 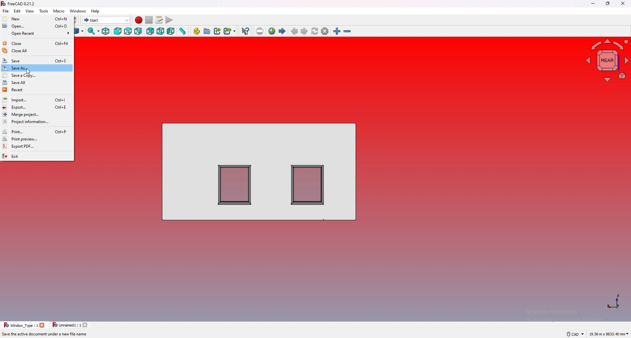 What do you see at coordinates (37, 132) in the screenshot?
I see `print ctrl+p` at bounding box center [37, 132].